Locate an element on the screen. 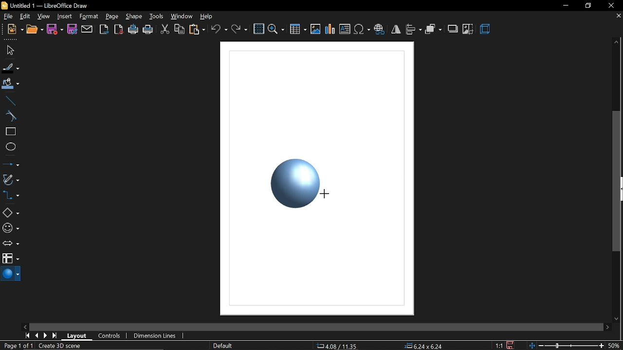 This screenshot has width=623, height=350. 3d shapes is located at coordinates (11, 275).